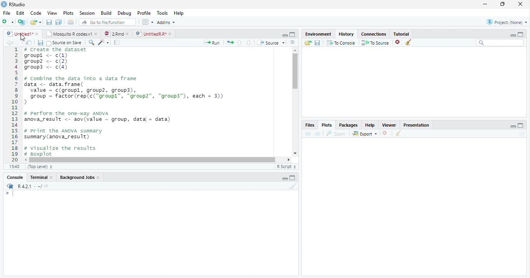  What do you see at coordinates (326, 125) in the screenshot?
I see `Plots` at bounding box center [326, 125].